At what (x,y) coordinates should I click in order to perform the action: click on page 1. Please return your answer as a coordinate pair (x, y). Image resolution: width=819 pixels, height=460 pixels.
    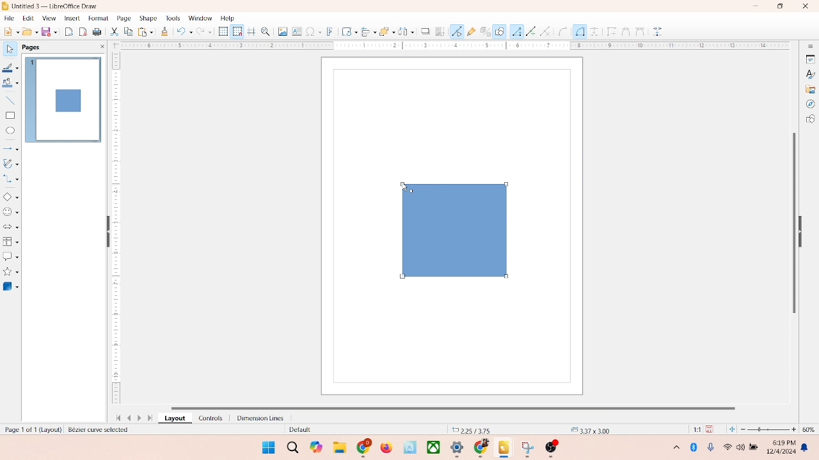
    Looking at the image, I should click on (63, 99).